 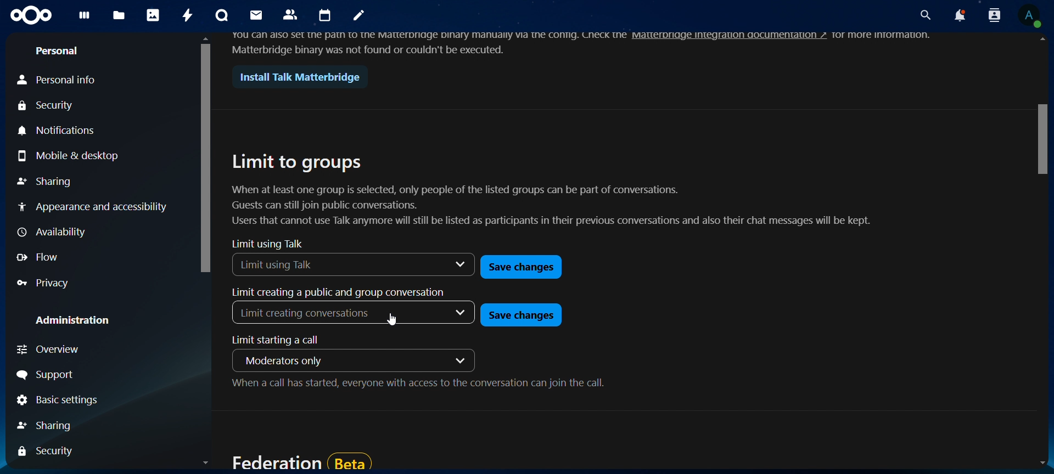 What do you see at coordinates (71, 158) in the screenshot?
I see `Mobile & Desktop` at bounding box center [71, 158].